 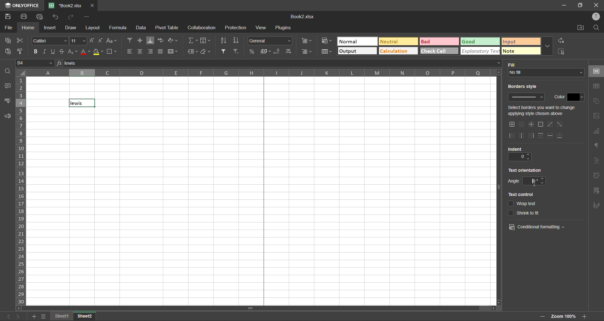 What do you see at coordinates (521, 123) in the screenshot?
I see `no borders` at bounding box center [521, 123].